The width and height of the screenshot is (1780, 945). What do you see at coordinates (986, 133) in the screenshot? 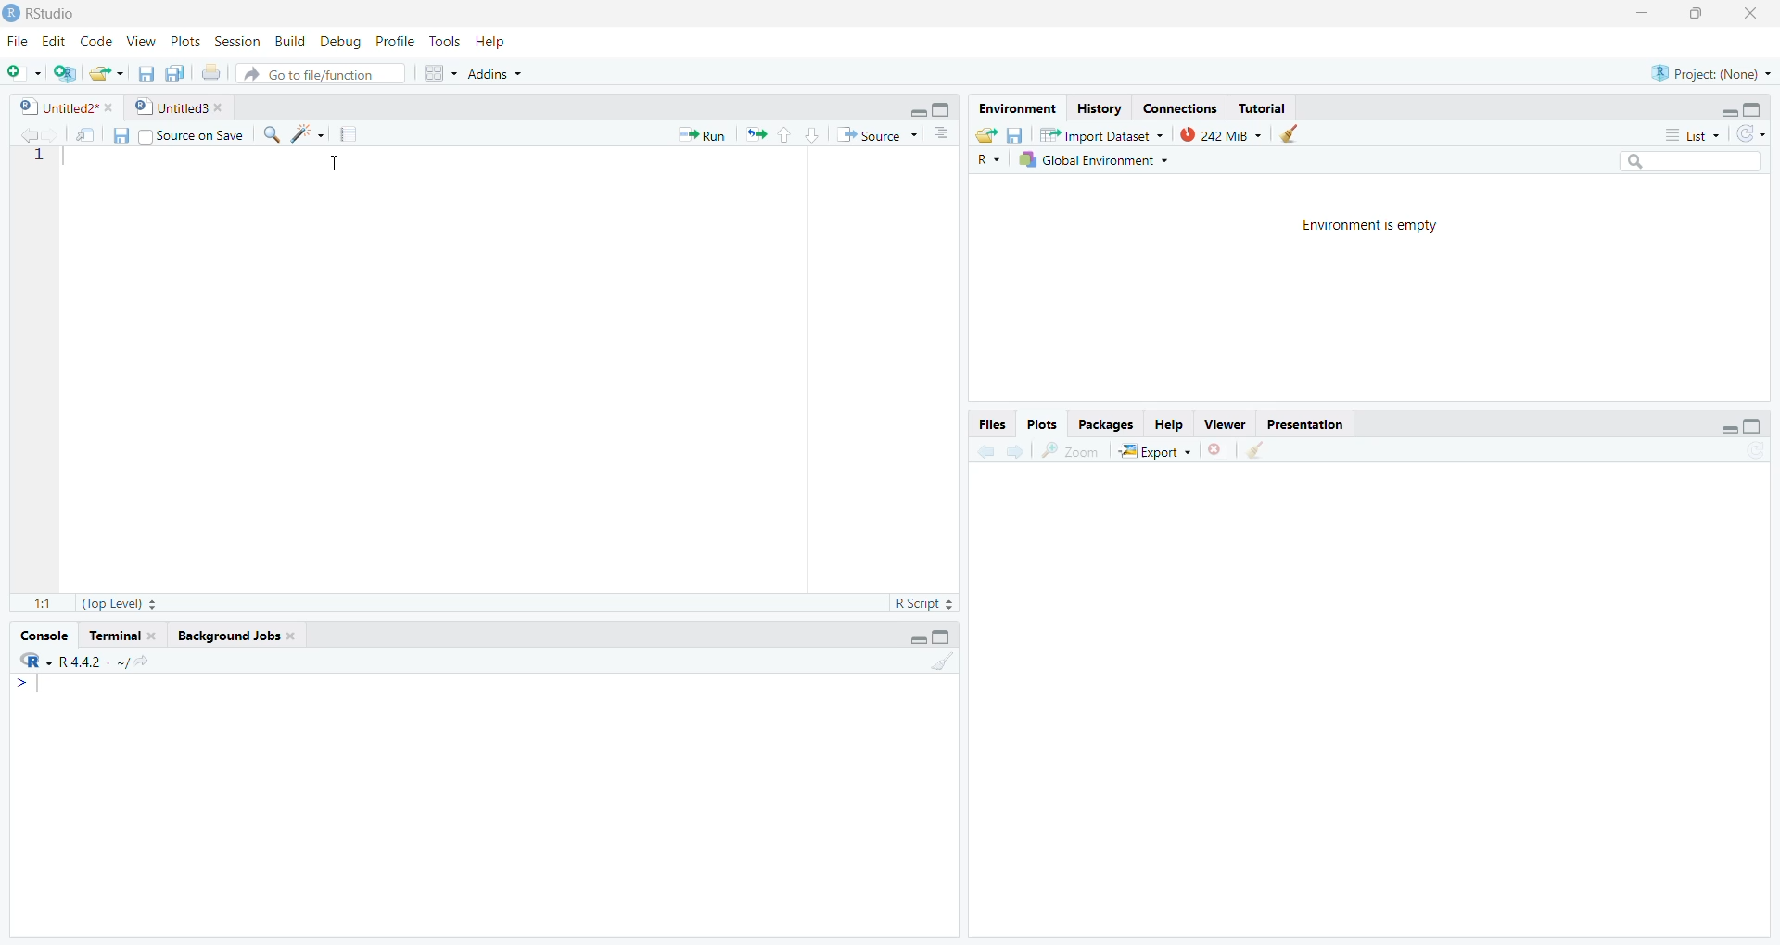
I see `Load workspace` at bounding box center [986, 133].